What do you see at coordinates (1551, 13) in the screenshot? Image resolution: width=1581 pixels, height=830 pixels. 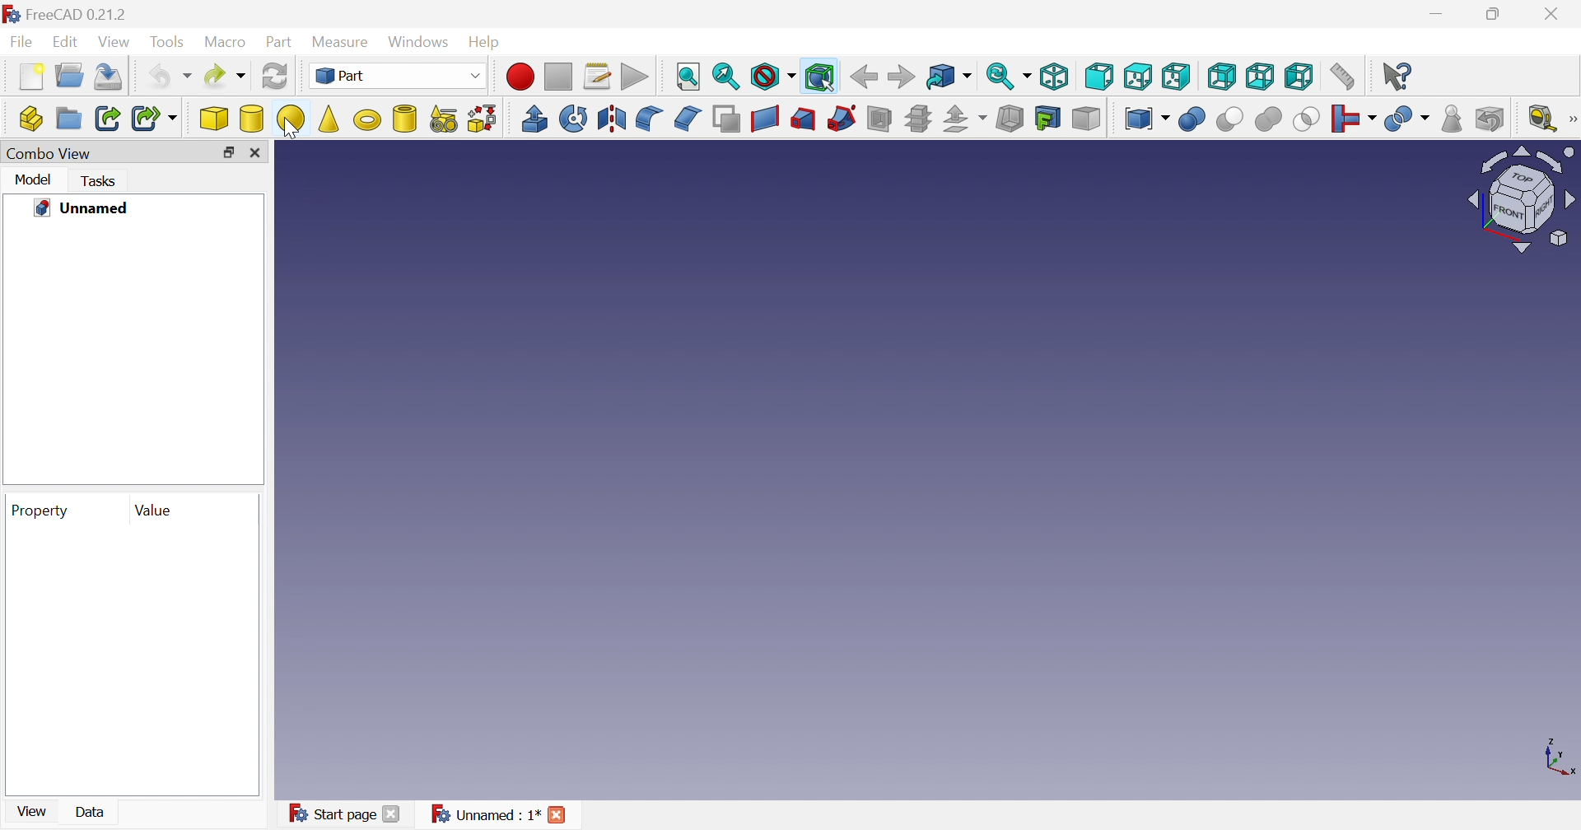 I see `Close` at bounding box center [1551, 13].